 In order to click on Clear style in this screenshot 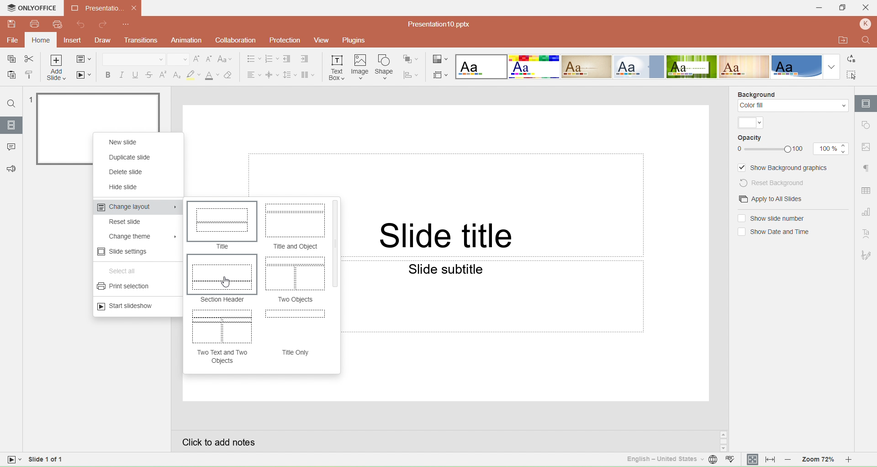, I will do `click(231, 74)`.